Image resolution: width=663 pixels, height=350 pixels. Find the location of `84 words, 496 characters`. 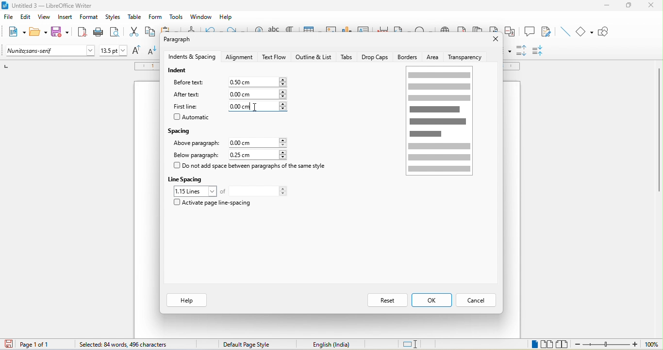

84 words, 496 characters is located at coordinates (122, 345).